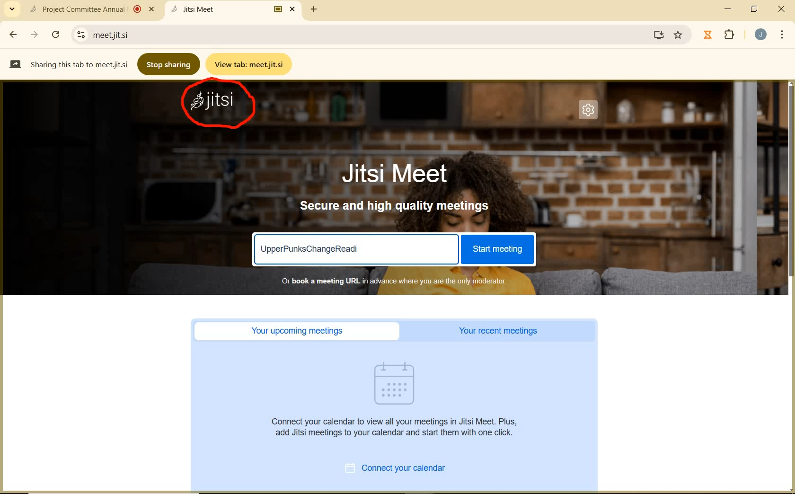  What do you see at coordinates (406, 469) in the screenshot?
I see `CONNECT YOUR CALENDER` at bounding box center [406, 469].